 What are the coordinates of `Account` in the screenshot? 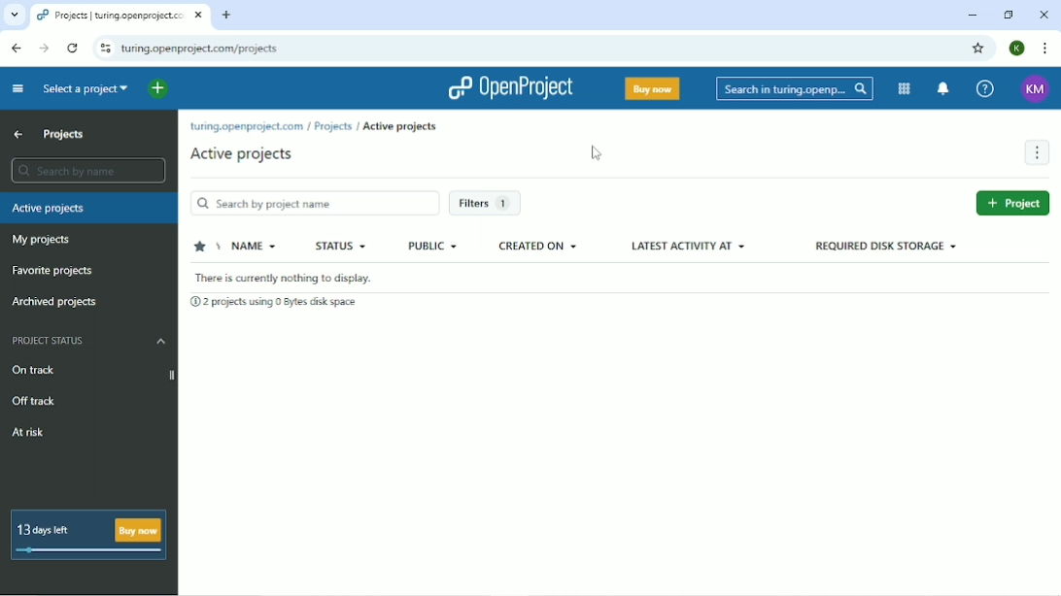 It's located at (1016, 49).